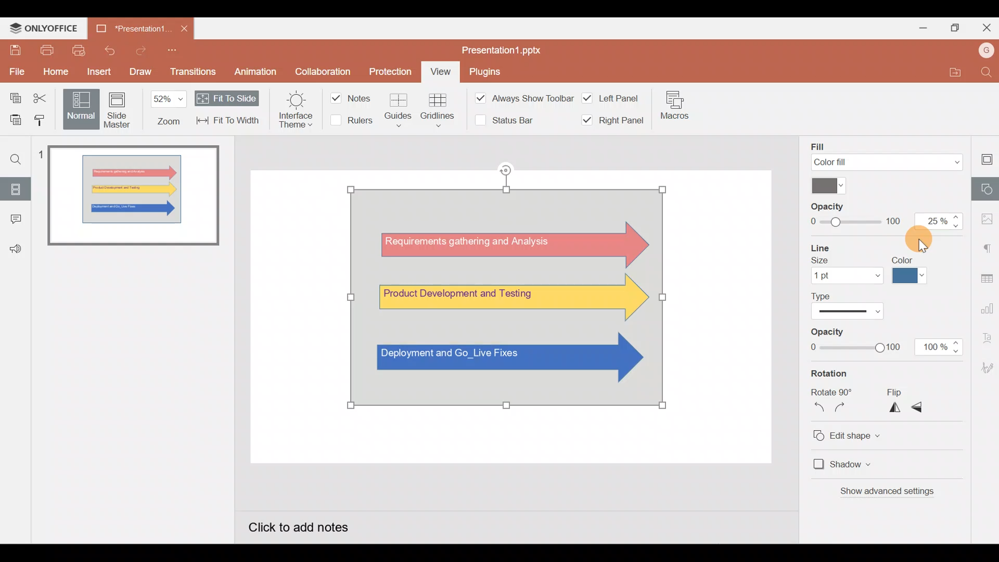 The image size is (999, 562). What do you see at coordinates (986, 190) in the screenshot?
I see `Shapes settings` at bounding box center [986, 190].